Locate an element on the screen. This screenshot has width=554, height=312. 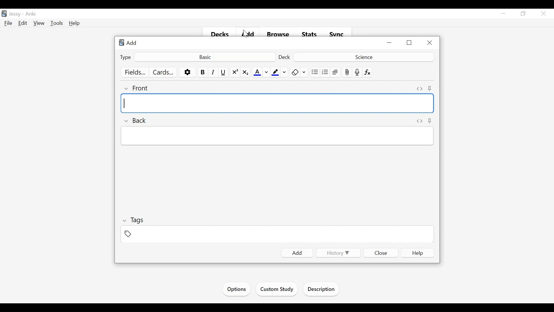
Tags is located at coordinates (134, 221).